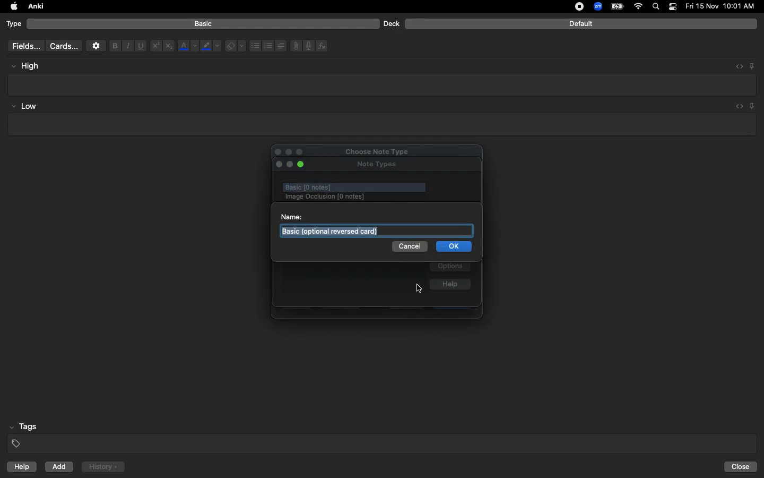 The image size is (764, 478). Describe the element at coordinates (657, 7) in the screenshot. I see `Search` at that location.